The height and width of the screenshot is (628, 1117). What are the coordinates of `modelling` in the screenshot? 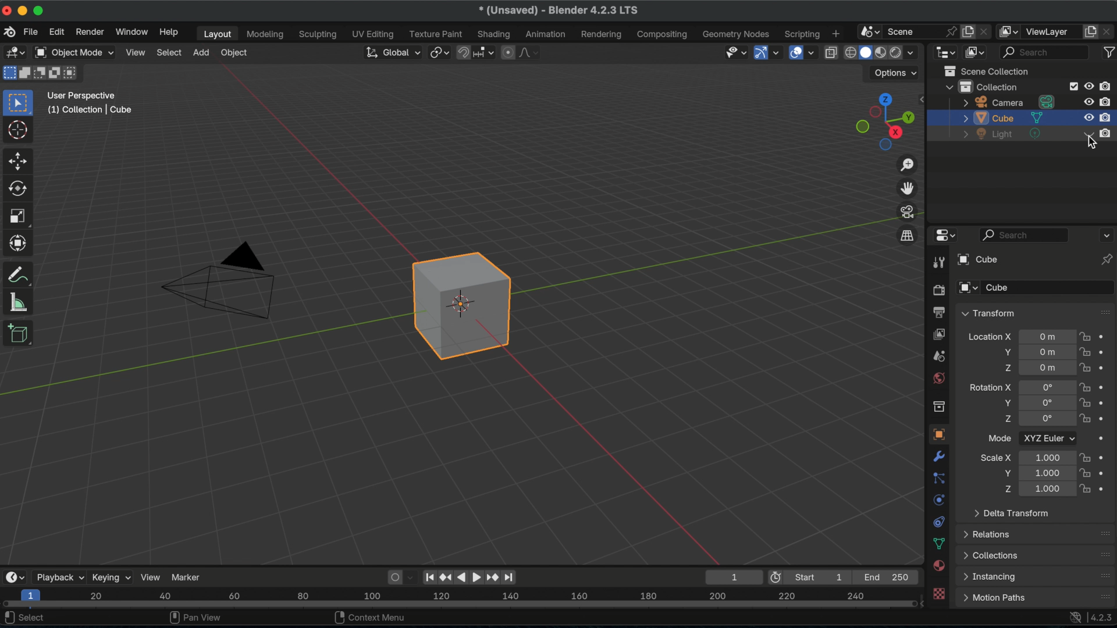 It's located at (264, 34).